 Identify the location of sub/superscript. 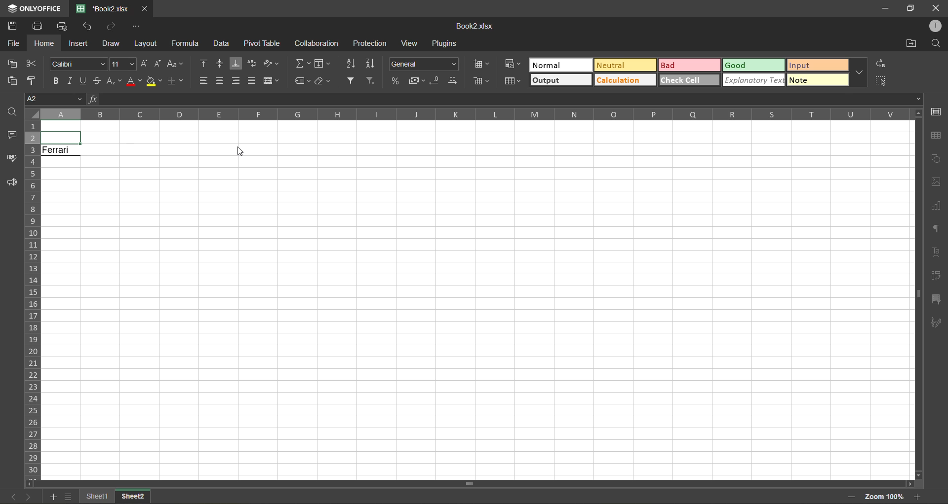
(114, 82).